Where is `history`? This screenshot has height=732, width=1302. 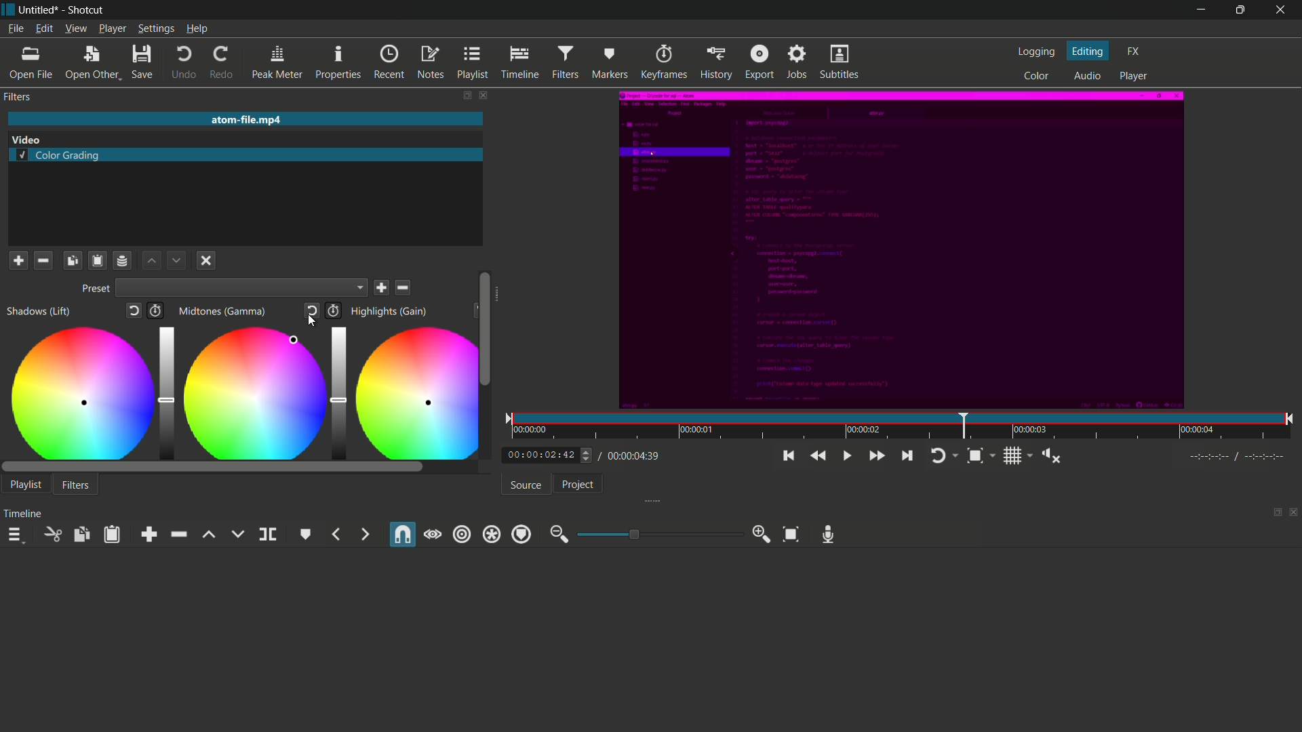 history is located at coordinates (715, 62).